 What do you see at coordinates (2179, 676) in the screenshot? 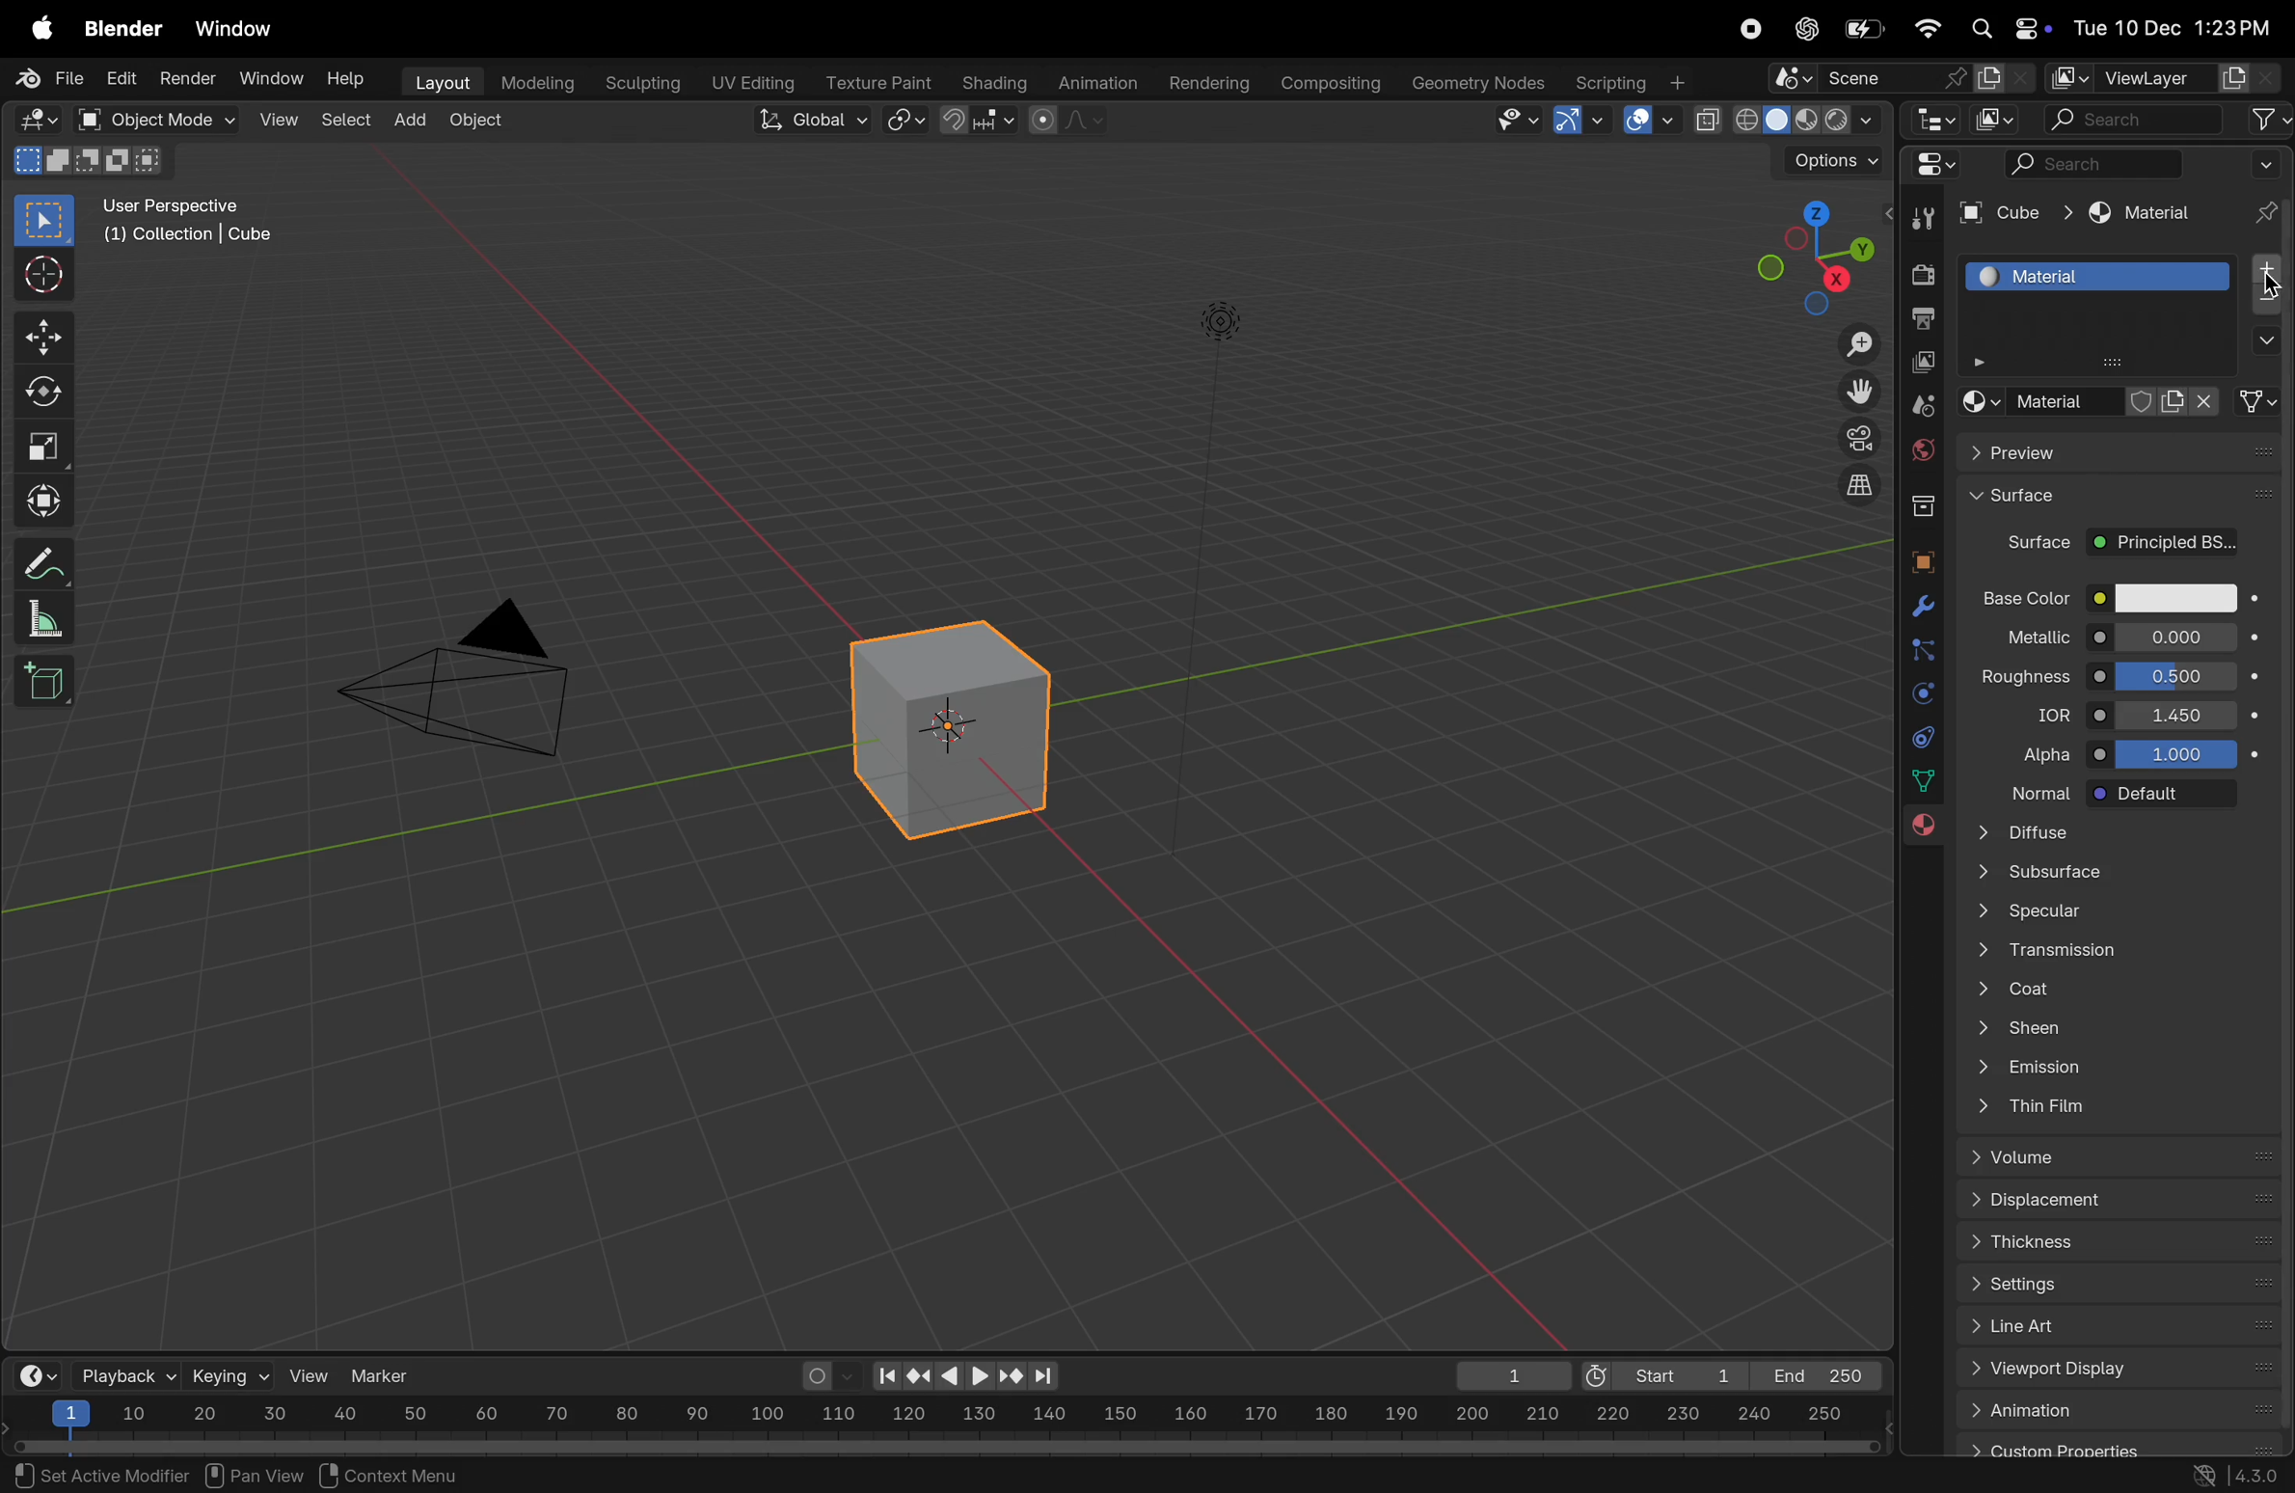
I see `0.000` at bounding box center [2179, 676].